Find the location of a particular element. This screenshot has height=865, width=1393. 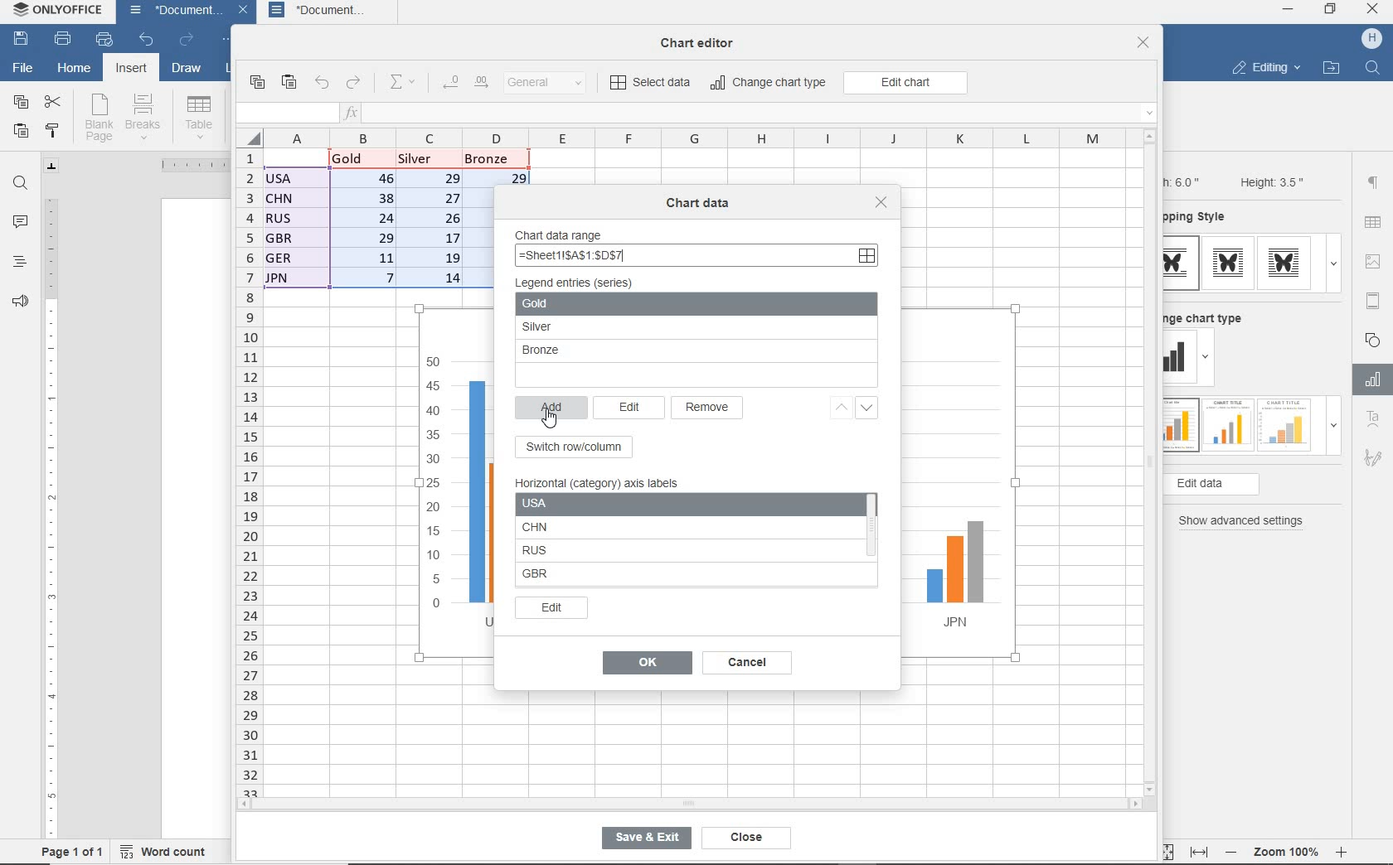

minimize is located at coordinates (1289, 9).